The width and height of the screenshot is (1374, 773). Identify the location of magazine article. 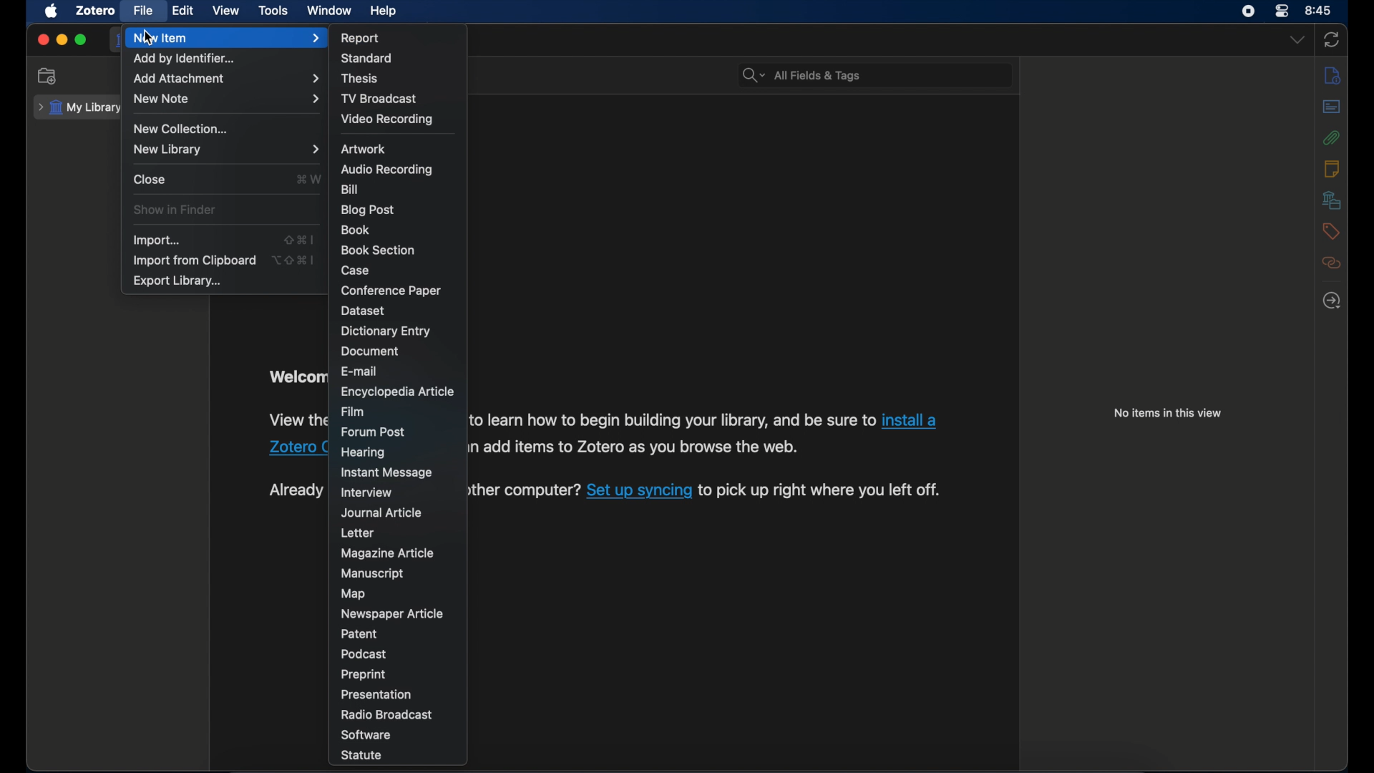
(386, 553).